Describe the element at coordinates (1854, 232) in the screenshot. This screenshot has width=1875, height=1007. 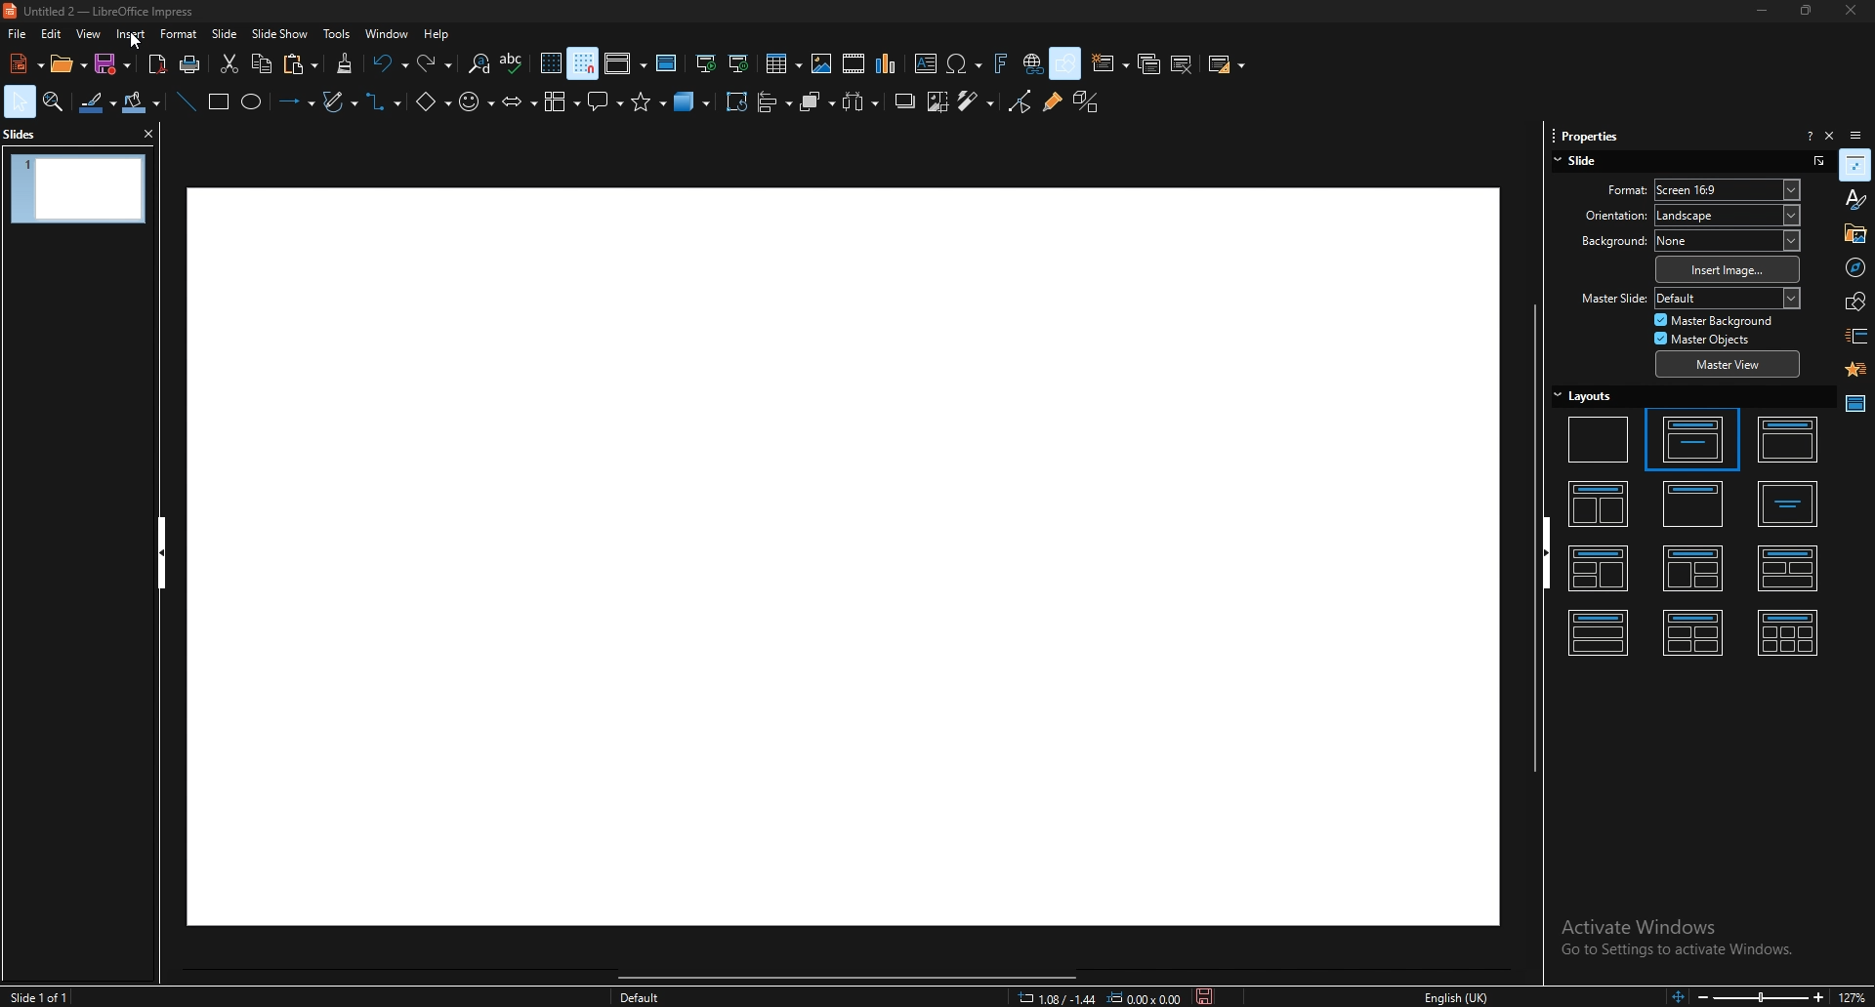
I see `gallery` at that location.